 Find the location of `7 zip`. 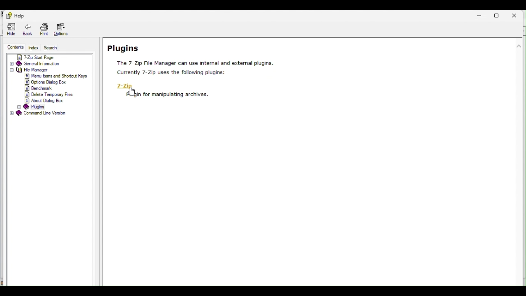

7 zip is located at coordinates (126, 86).